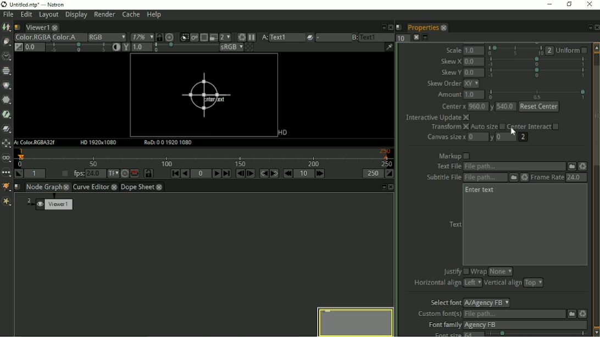 The width and height of the screenshot is (600, 337). I want to click on Skew Y, so click(451, 72).